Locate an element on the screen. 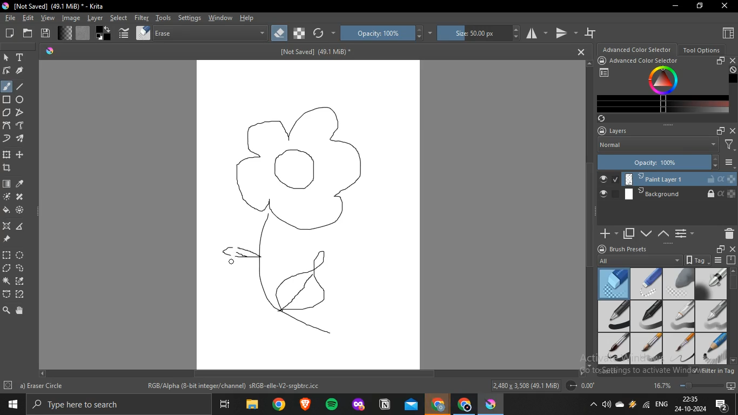 This screenshot has height=415, width=738. blending mode is located at coordinates (211, 34).